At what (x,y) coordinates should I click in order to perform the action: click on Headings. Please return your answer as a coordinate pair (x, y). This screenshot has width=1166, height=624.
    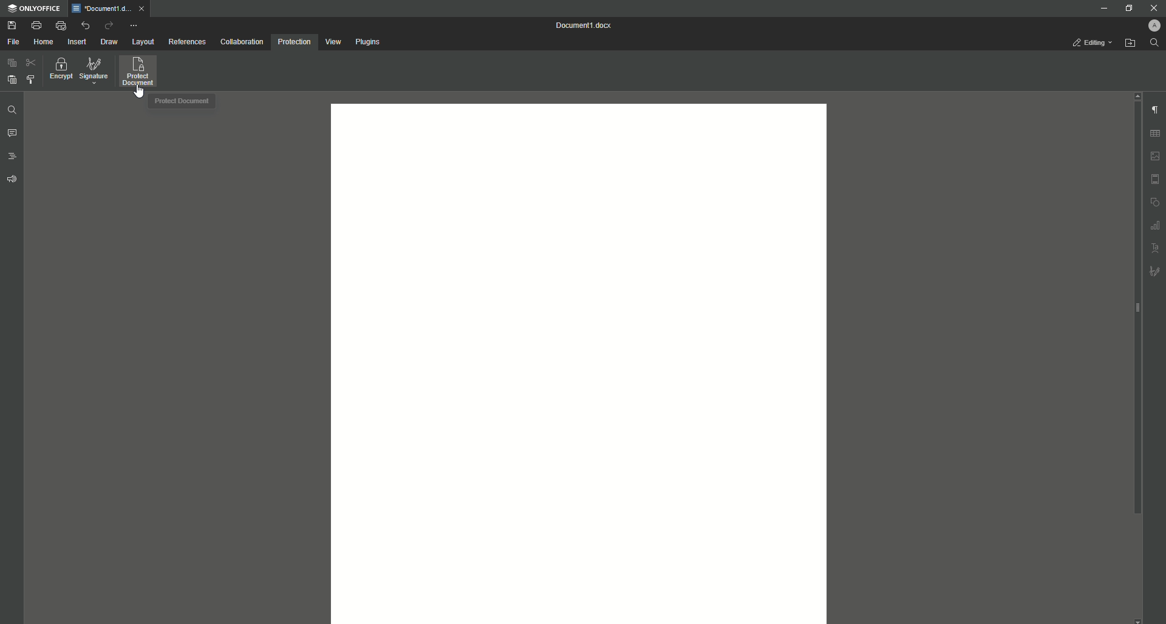
    Looking at the image, I should click on (13, 155).